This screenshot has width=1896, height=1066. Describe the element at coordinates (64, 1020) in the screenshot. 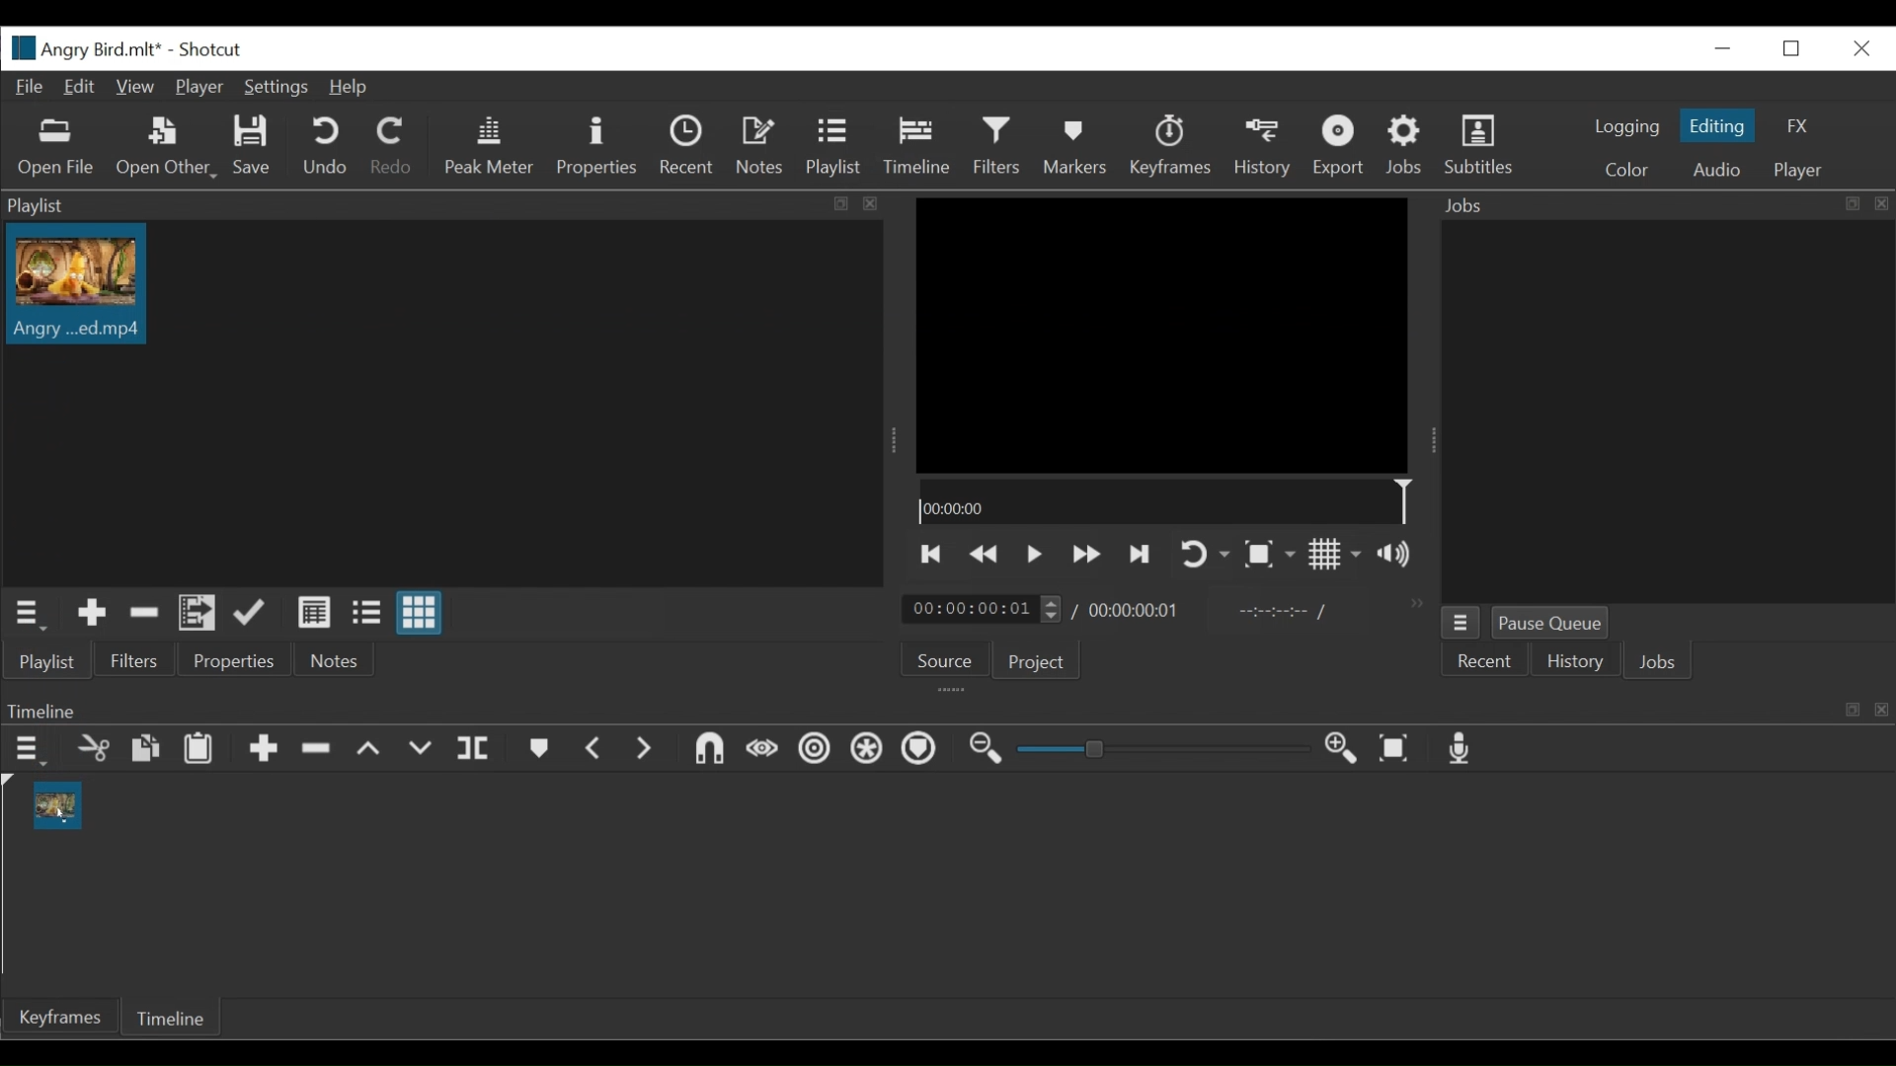

I see `keyframe` at that location.